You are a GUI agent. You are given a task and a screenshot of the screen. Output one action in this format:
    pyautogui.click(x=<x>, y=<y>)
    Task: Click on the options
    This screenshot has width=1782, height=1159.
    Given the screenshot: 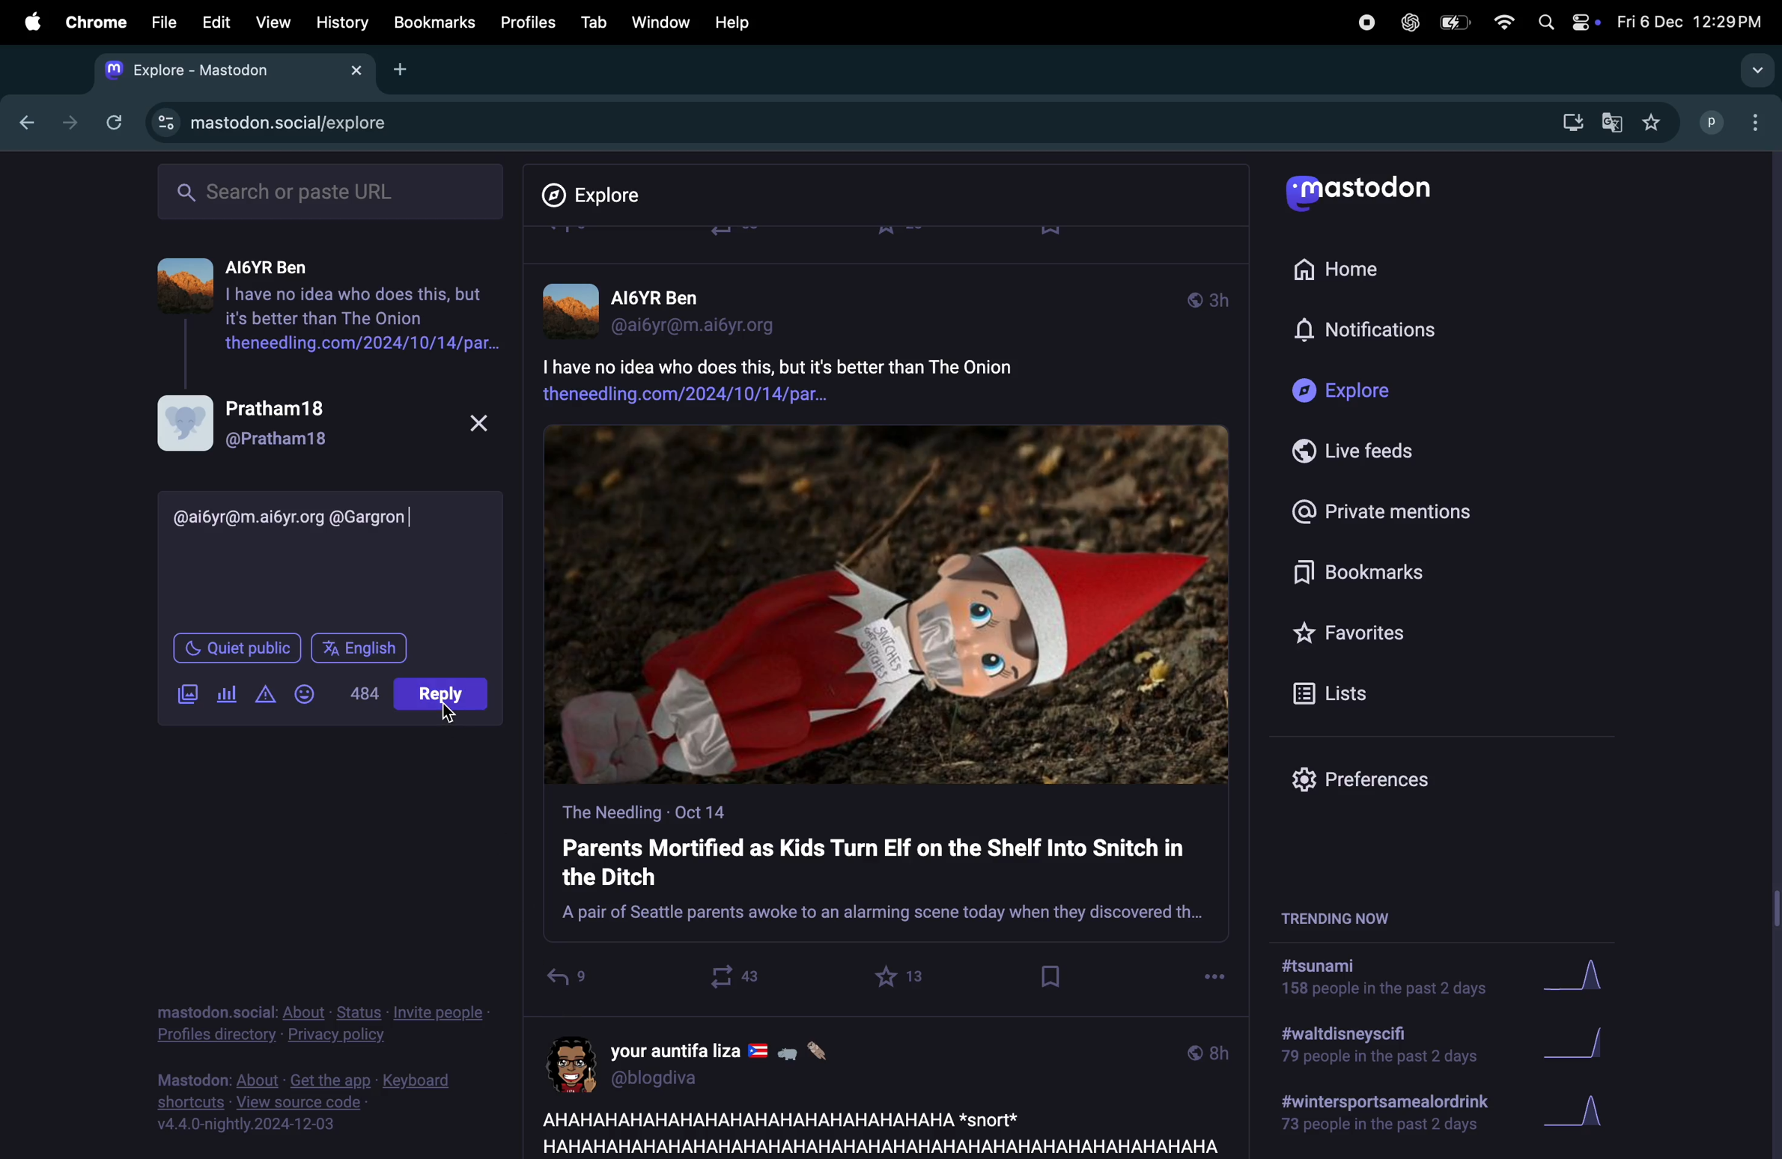 What is the action you would take?
    pyautogui.click(x=1214, y=973)
    